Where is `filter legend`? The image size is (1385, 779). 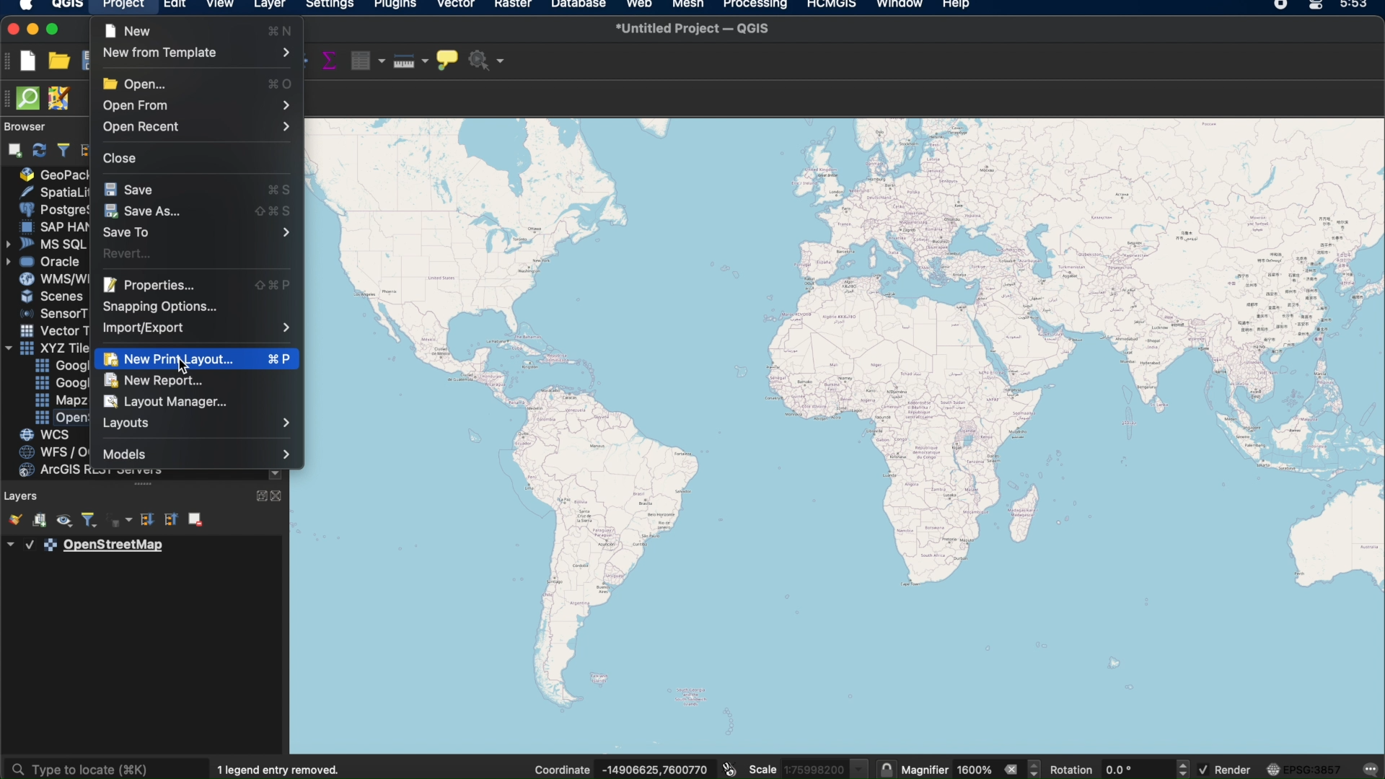
filter legend is located at coordinates (88, 521).